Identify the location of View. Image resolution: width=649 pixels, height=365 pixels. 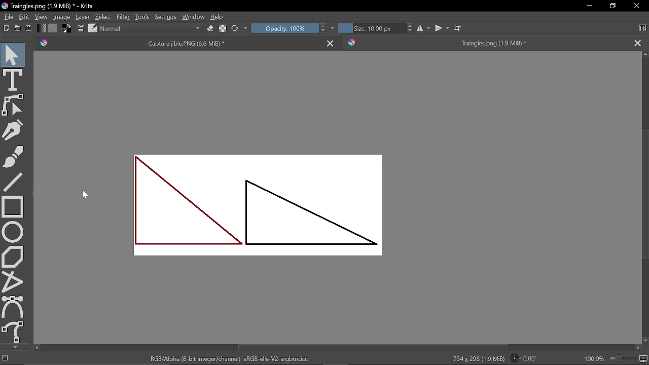
(42, 17).